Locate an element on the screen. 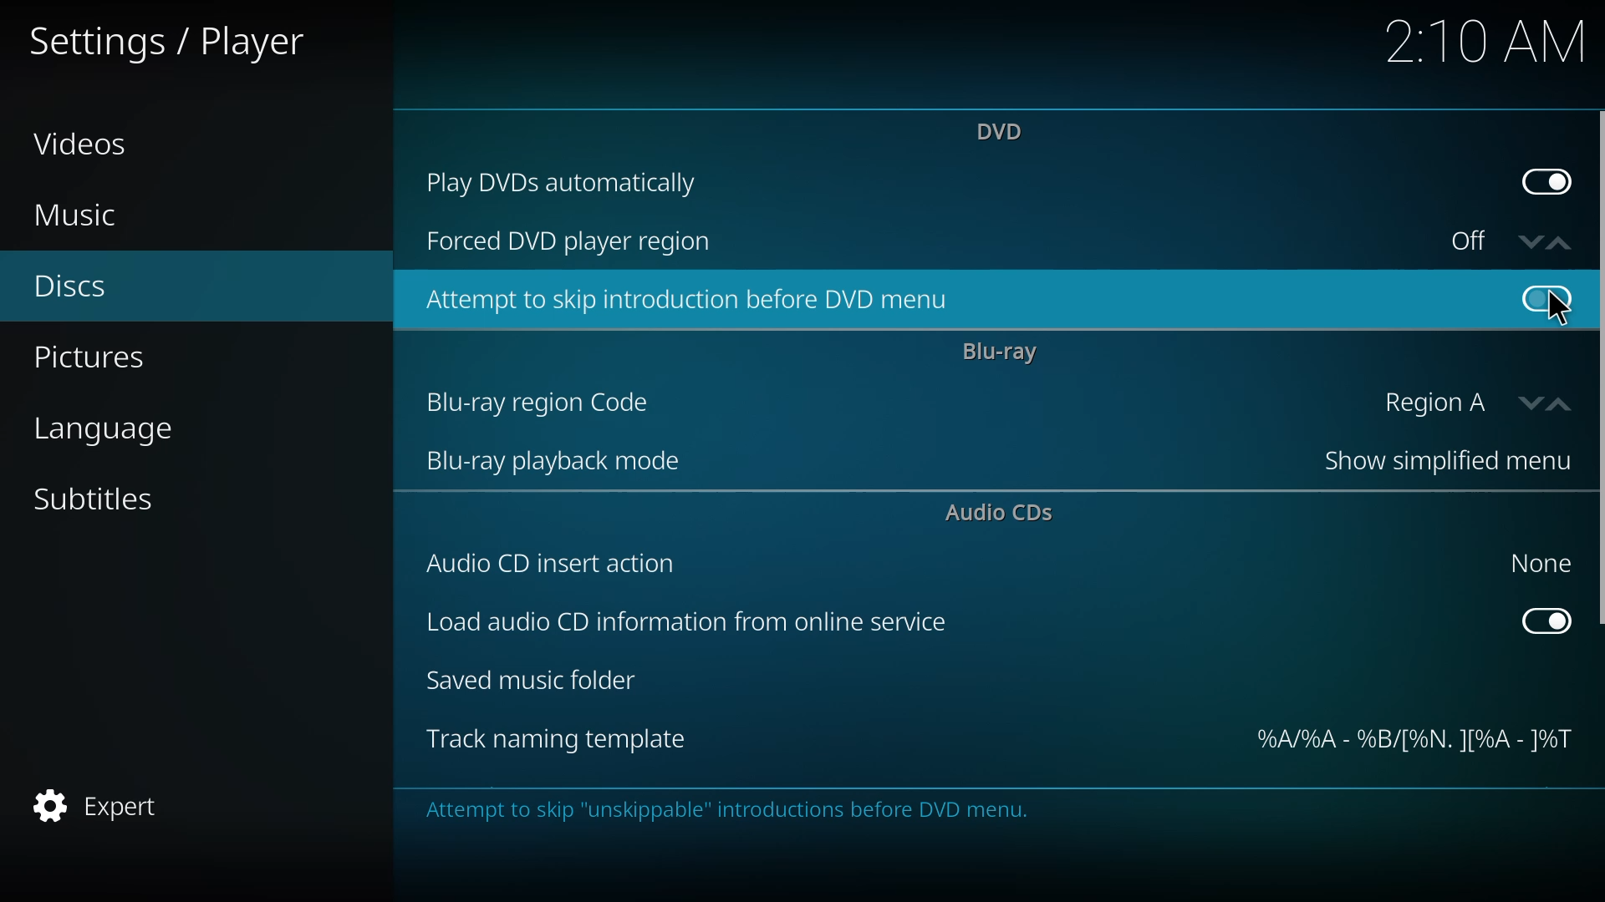  load audio cd info from online service is located at coordinates (701, 625).